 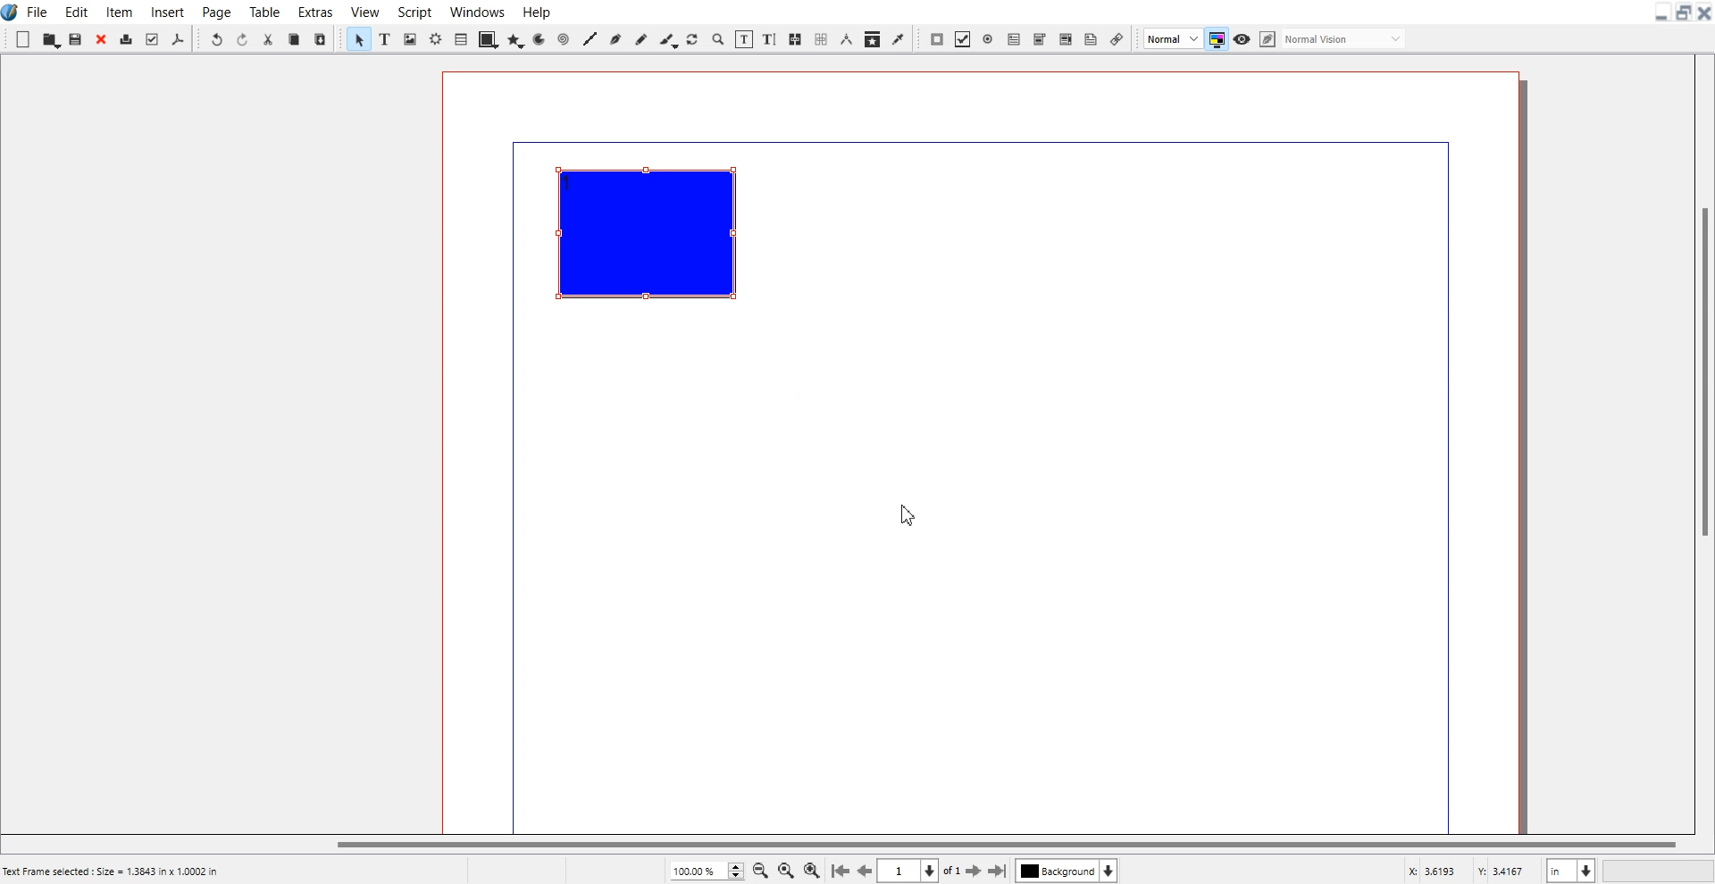 What do you see at coordinates (718, 38) in the screenshot?
I see `Zoom In to out` at bounding box center [718, 38].